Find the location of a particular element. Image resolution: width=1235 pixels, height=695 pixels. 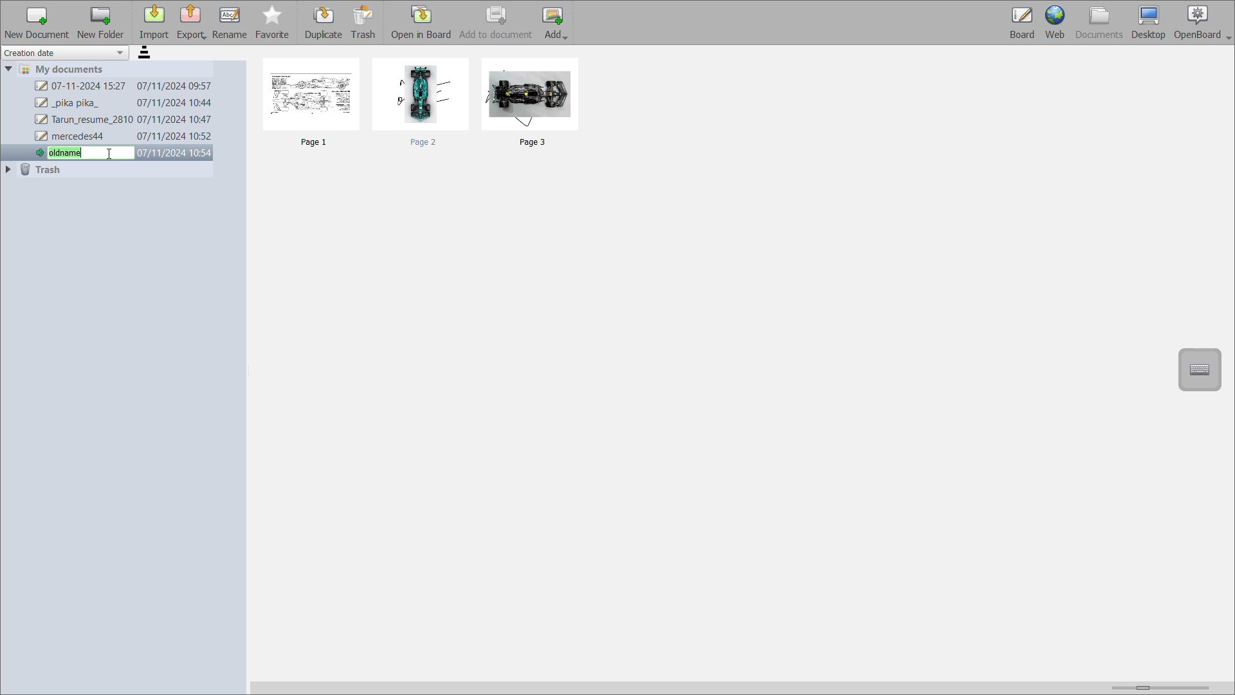

Tarun_resume_2810 07/11/2024 10:47 is located at coordinates (124, 120).